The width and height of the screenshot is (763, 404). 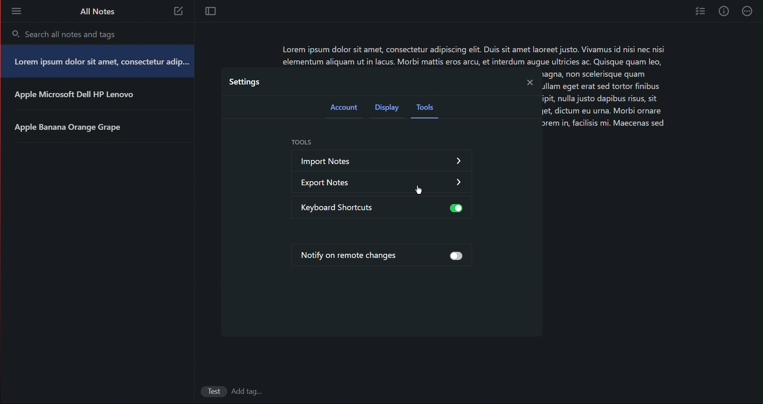 I want to click on Close, so click(x=528, y=82).